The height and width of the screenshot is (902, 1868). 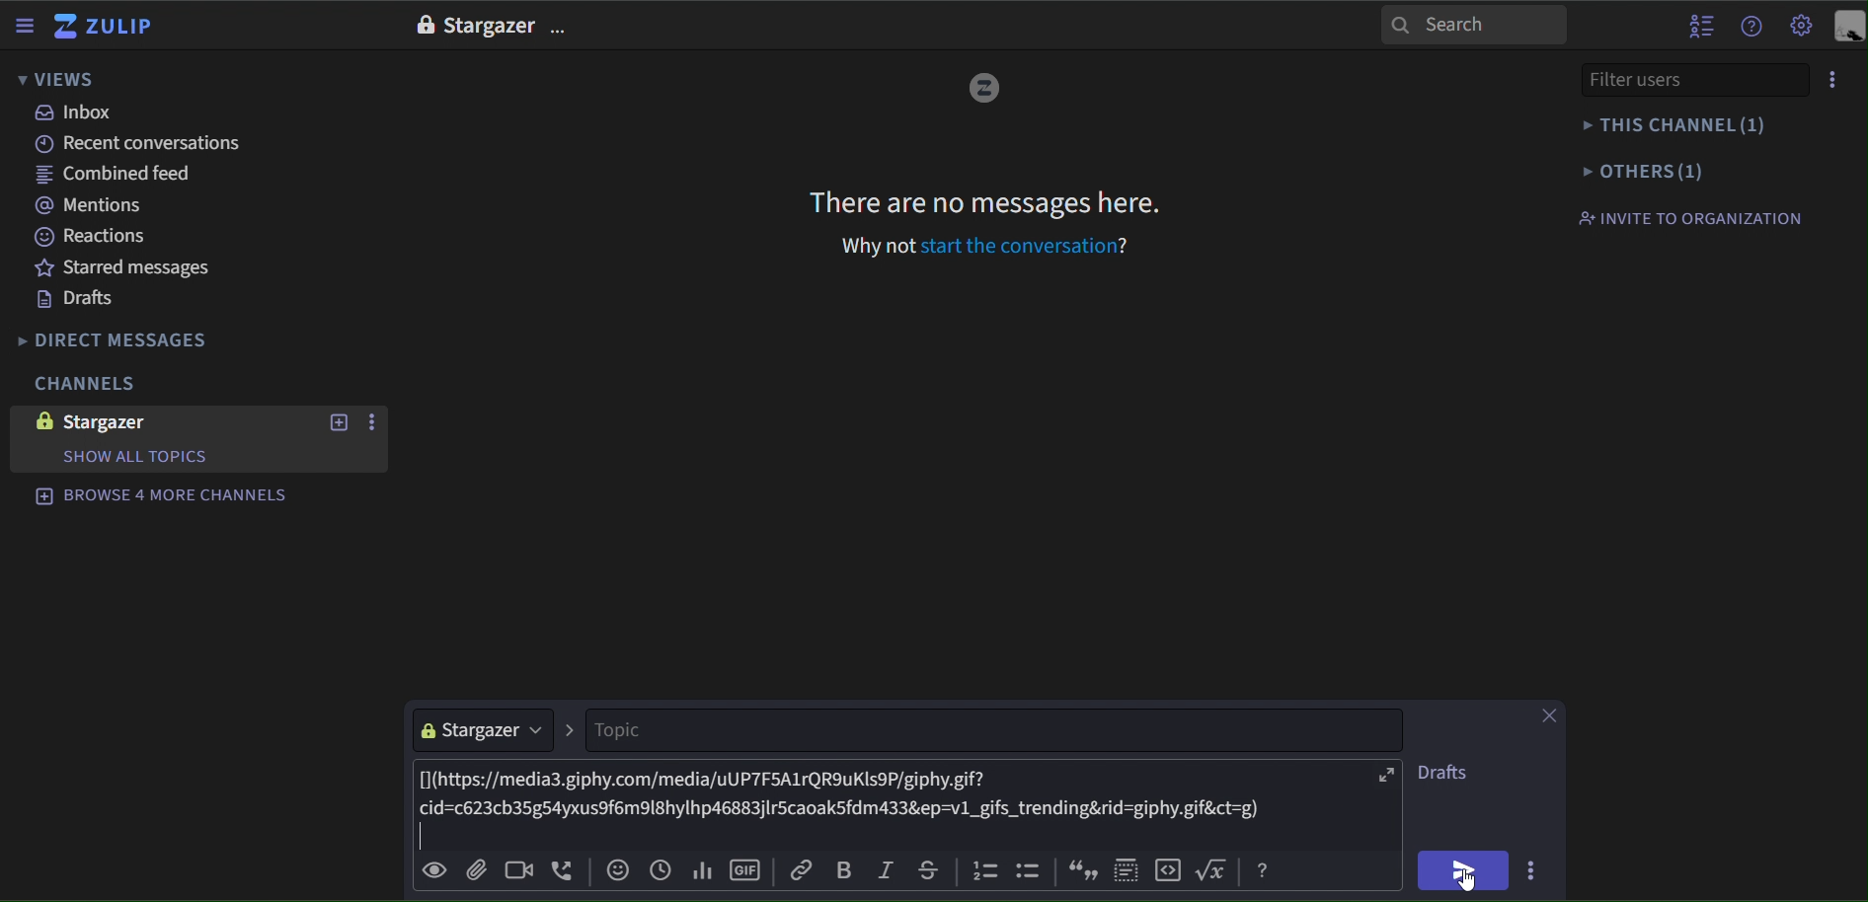 I want to click on views, so click(x=57, y=81).